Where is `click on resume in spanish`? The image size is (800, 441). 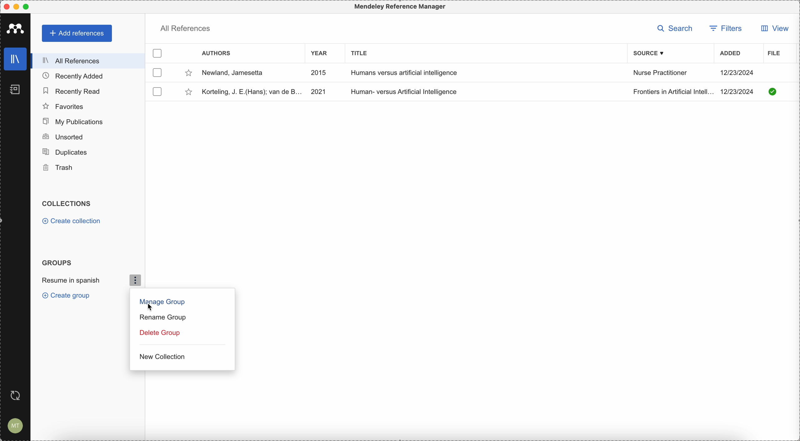 click on resume in spanish is located at coordinates (89, 281).